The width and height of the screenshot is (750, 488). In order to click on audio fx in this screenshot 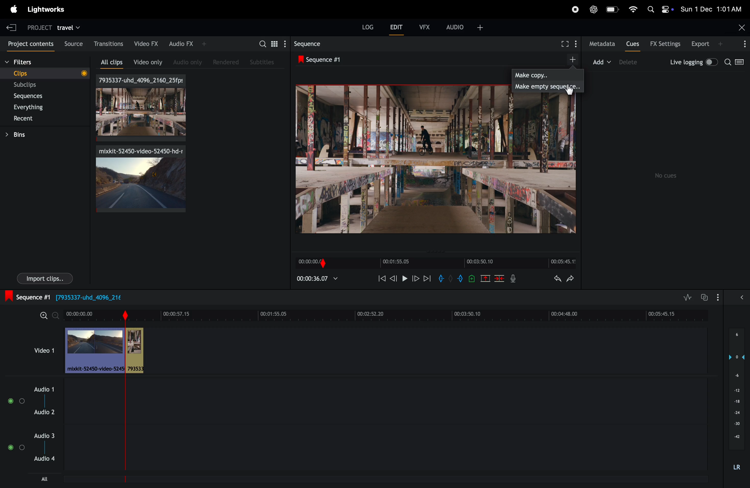, I will do `click(188, 44)`.